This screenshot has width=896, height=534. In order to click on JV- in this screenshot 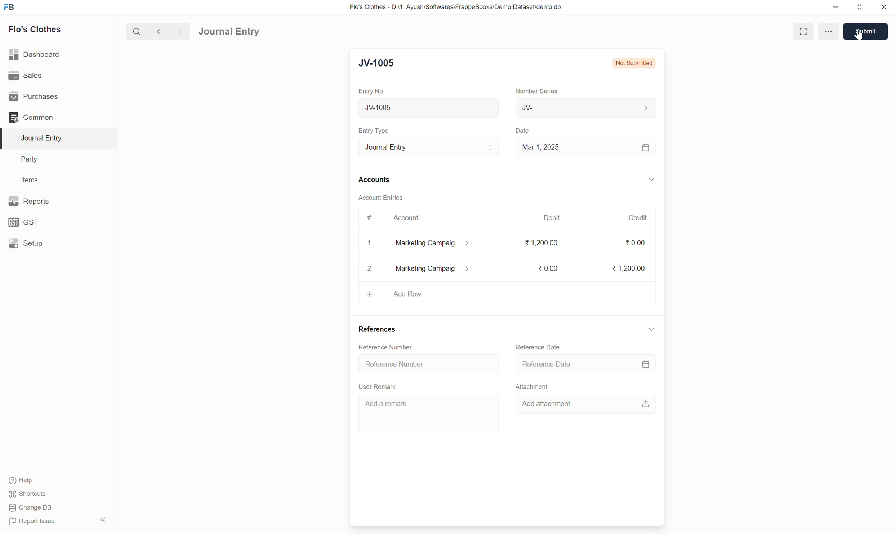, I will do `click(586, 108)`.